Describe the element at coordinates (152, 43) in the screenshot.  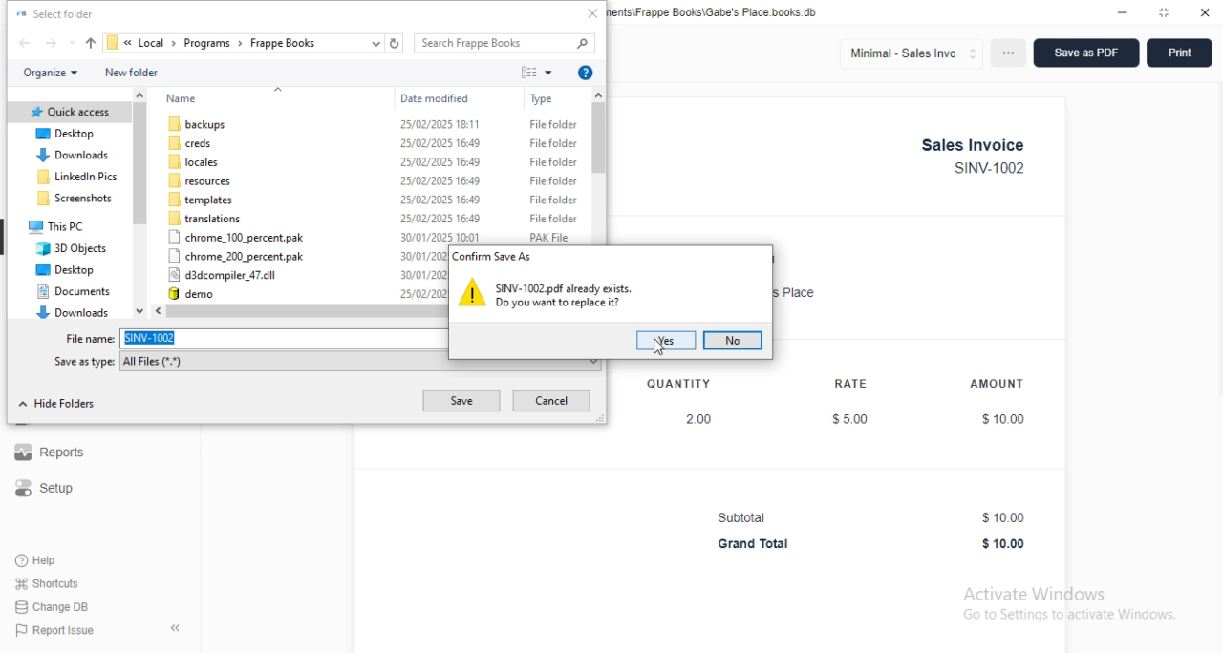
I see `local` at that location.